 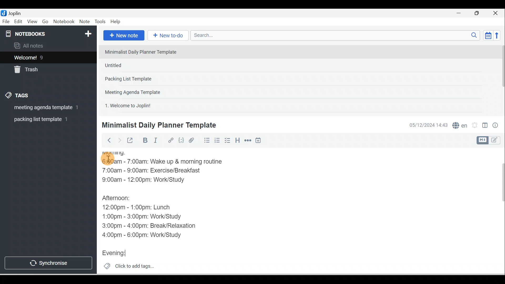 I want to click on Note, so click(x=84, y=22).